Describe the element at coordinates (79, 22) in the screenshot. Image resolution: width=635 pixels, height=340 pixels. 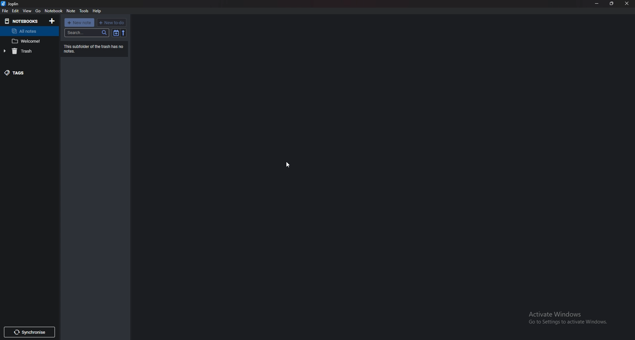
I see `New note` at that location.